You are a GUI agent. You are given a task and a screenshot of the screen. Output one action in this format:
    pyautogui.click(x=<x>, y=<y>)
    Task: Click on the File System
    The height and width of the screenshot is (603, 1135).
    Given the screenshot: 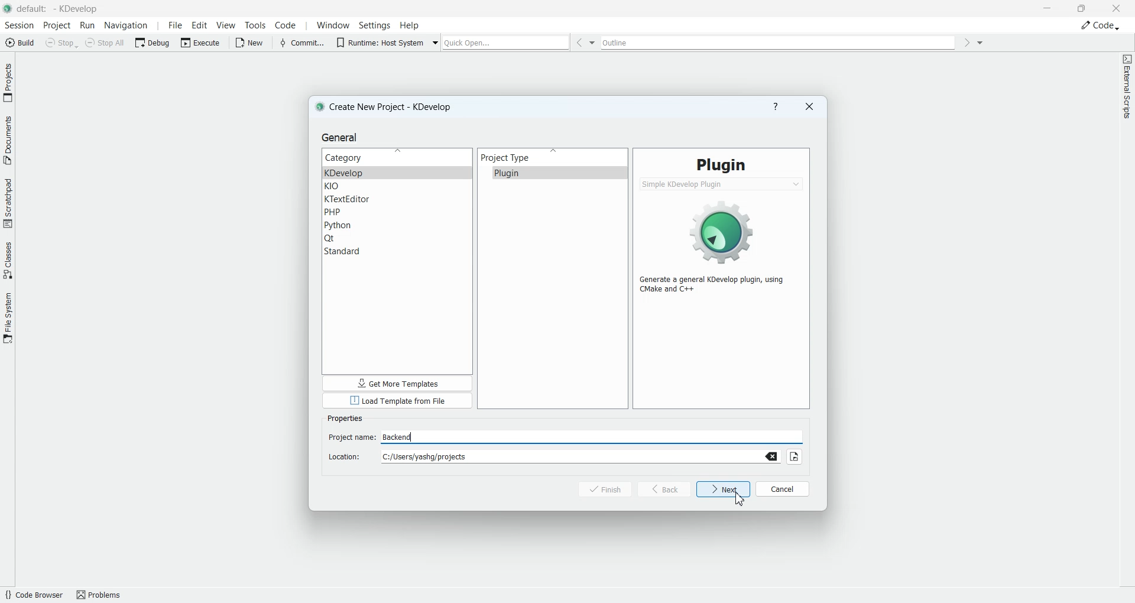 What is the action you would take?
    pyautogui.click(x=8, y=317)
    